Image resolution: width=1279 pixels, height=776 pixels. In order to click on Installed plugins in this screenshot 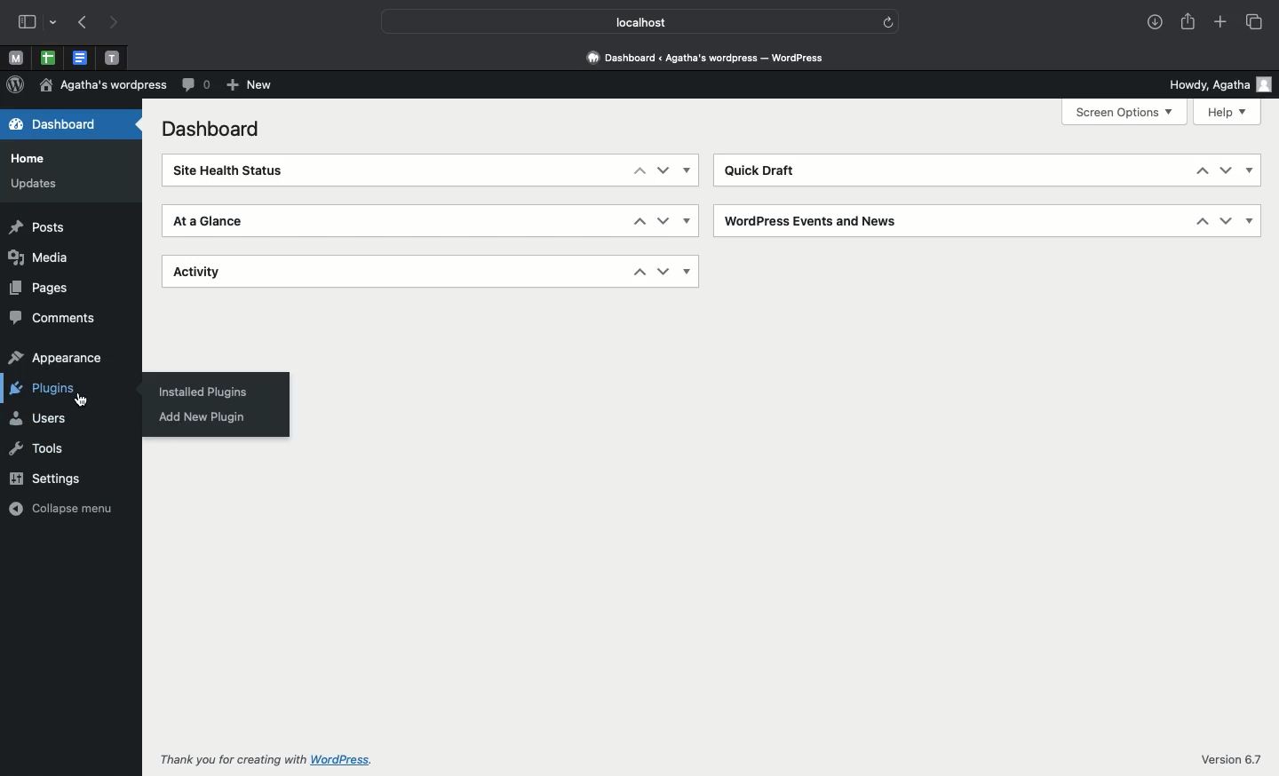, I will do `click(206, 392)`.